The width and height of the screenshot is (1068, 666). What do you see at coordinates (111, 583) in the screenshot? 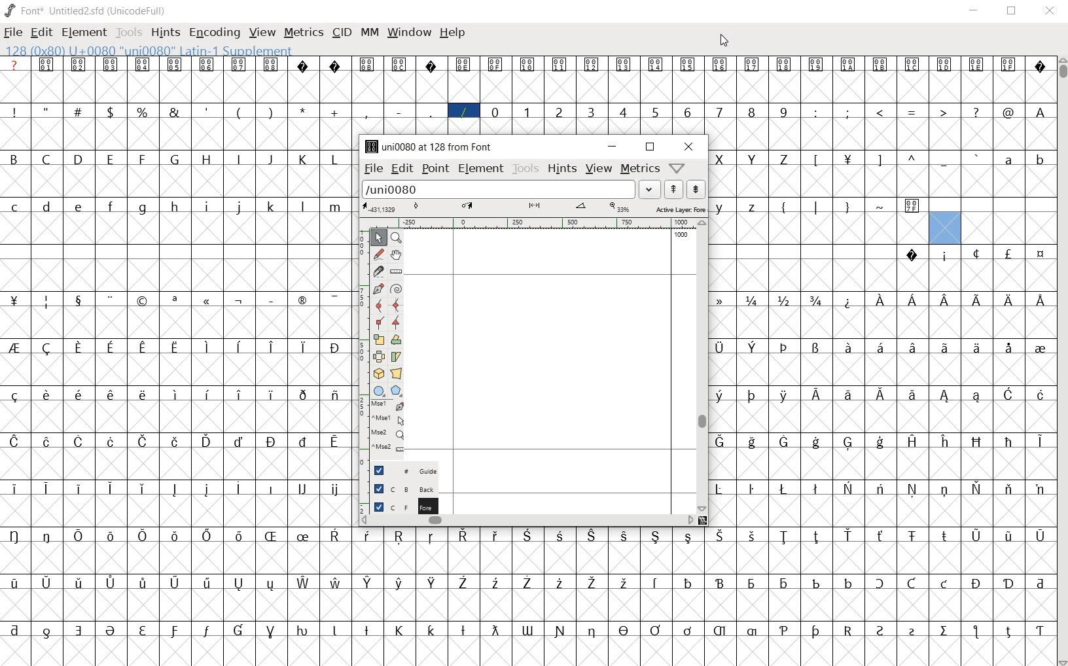
I see `glyph` at bounding box center [111, 583].